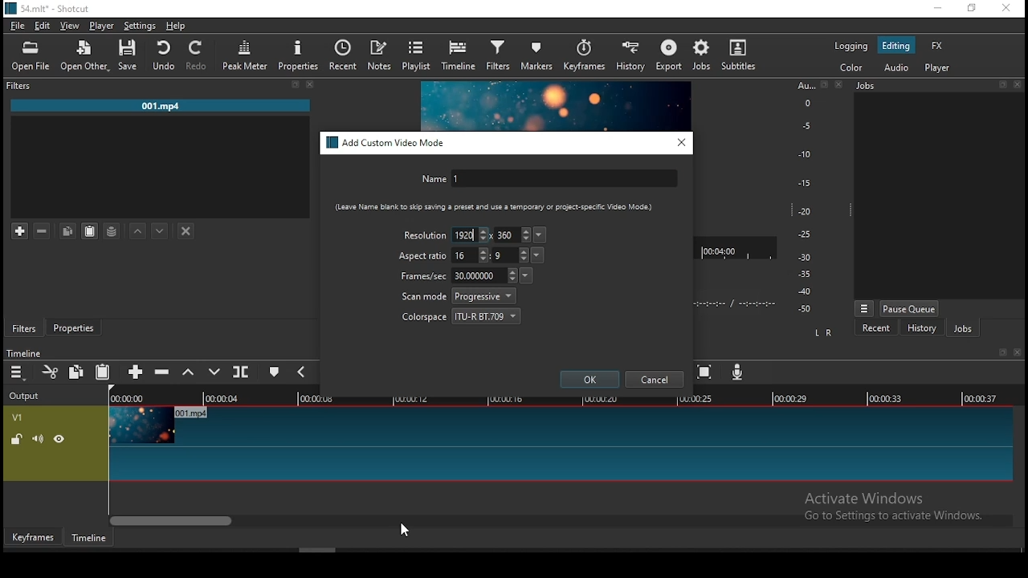  Describe the element at coordinates (599, 397) in the screenshot. I see `00:00:20` at that location.